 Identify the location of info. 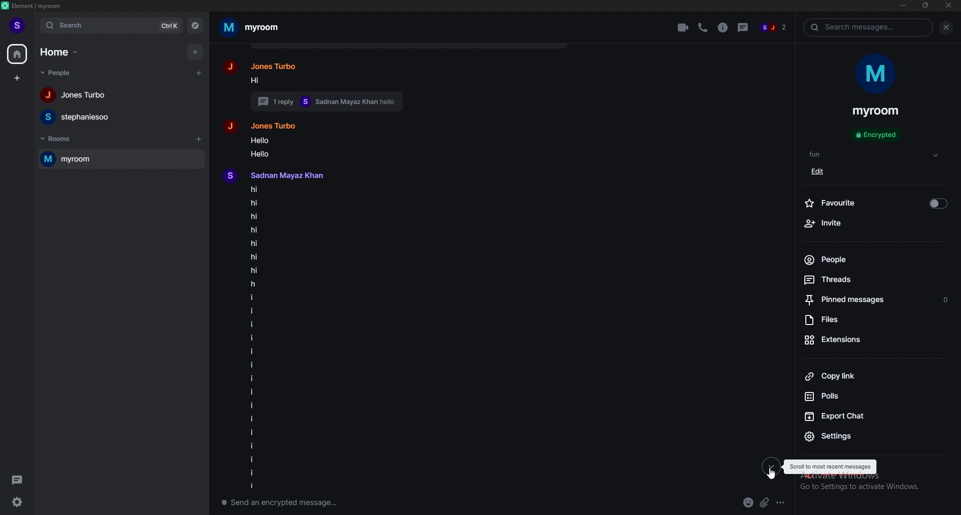
(722, 27).